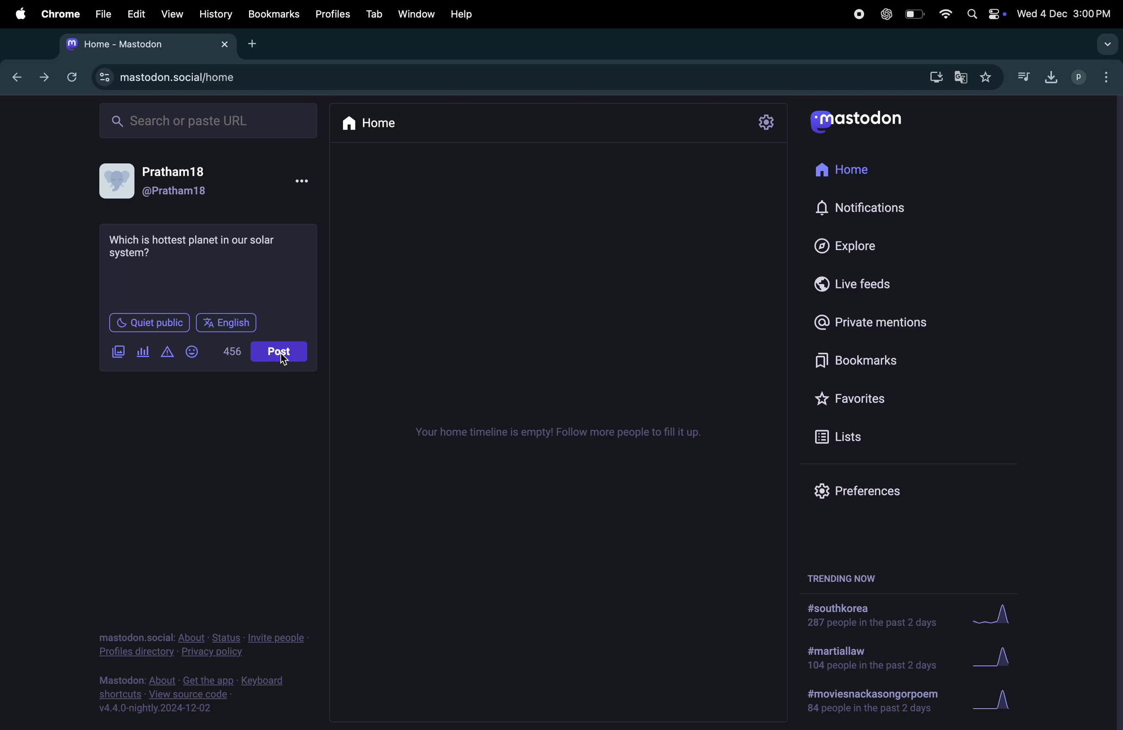  What do you see at coordinates (58, 16) in the screenshot?
I see `chrome` at bounding box center [58, 16].